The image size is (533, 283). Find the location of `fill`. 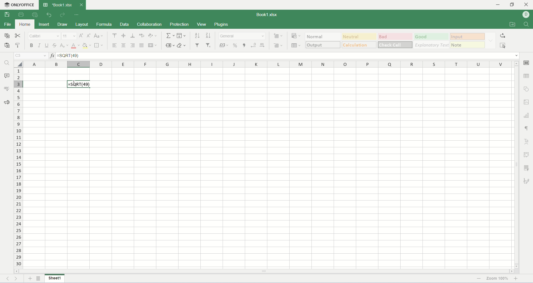

fill is located at coordinates (182, 35).